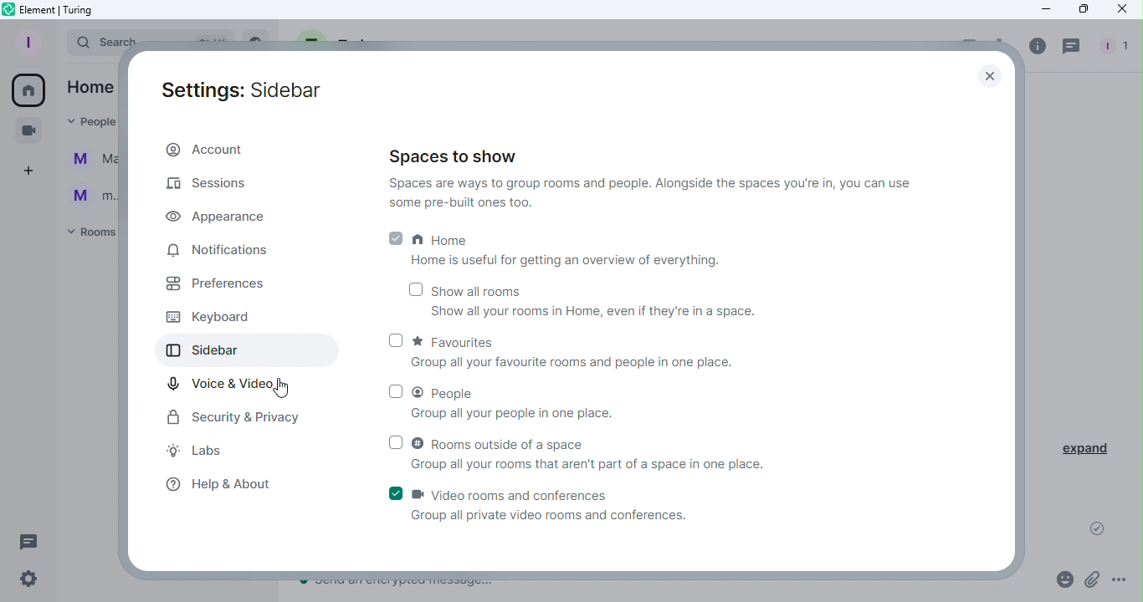 The width and height of the screenshot is (1143, 602). I want to click on Spaces to show, so click(654, 178).